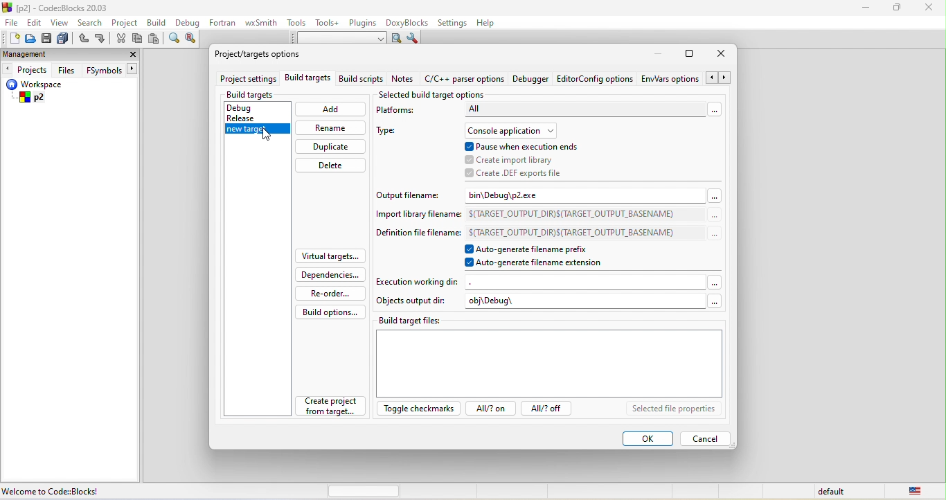  I want to click on cut, so click(121, 40).